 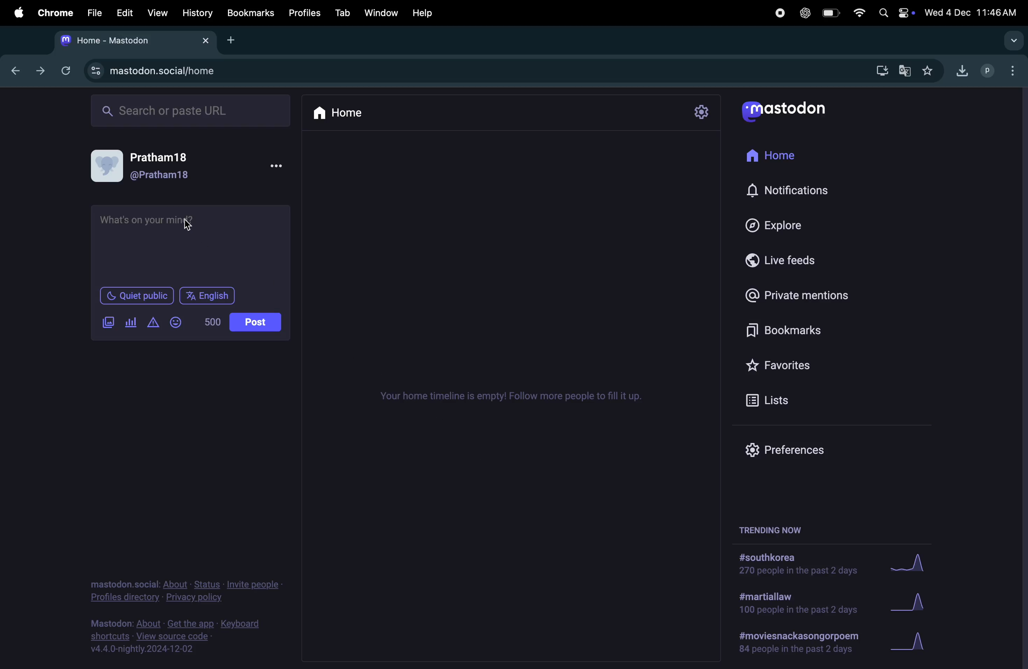 I want to click on options, so click(x=283, y=167).